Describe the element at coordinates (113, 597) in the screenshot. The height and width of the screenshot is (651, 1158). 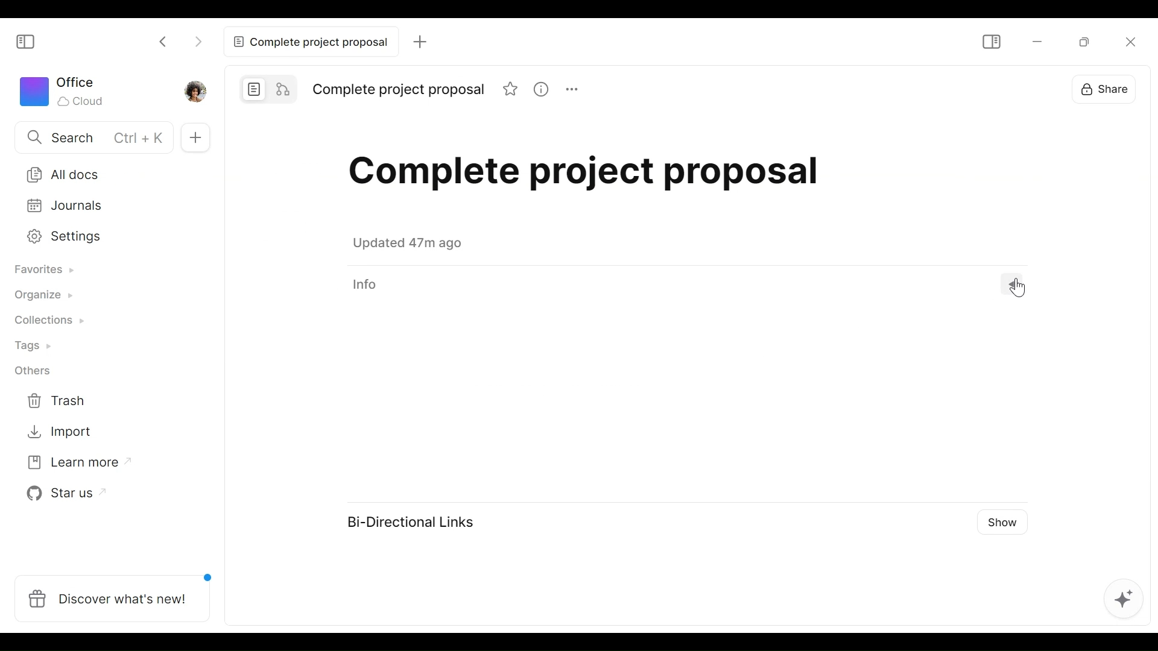
I see `Discover what's new` at that location.